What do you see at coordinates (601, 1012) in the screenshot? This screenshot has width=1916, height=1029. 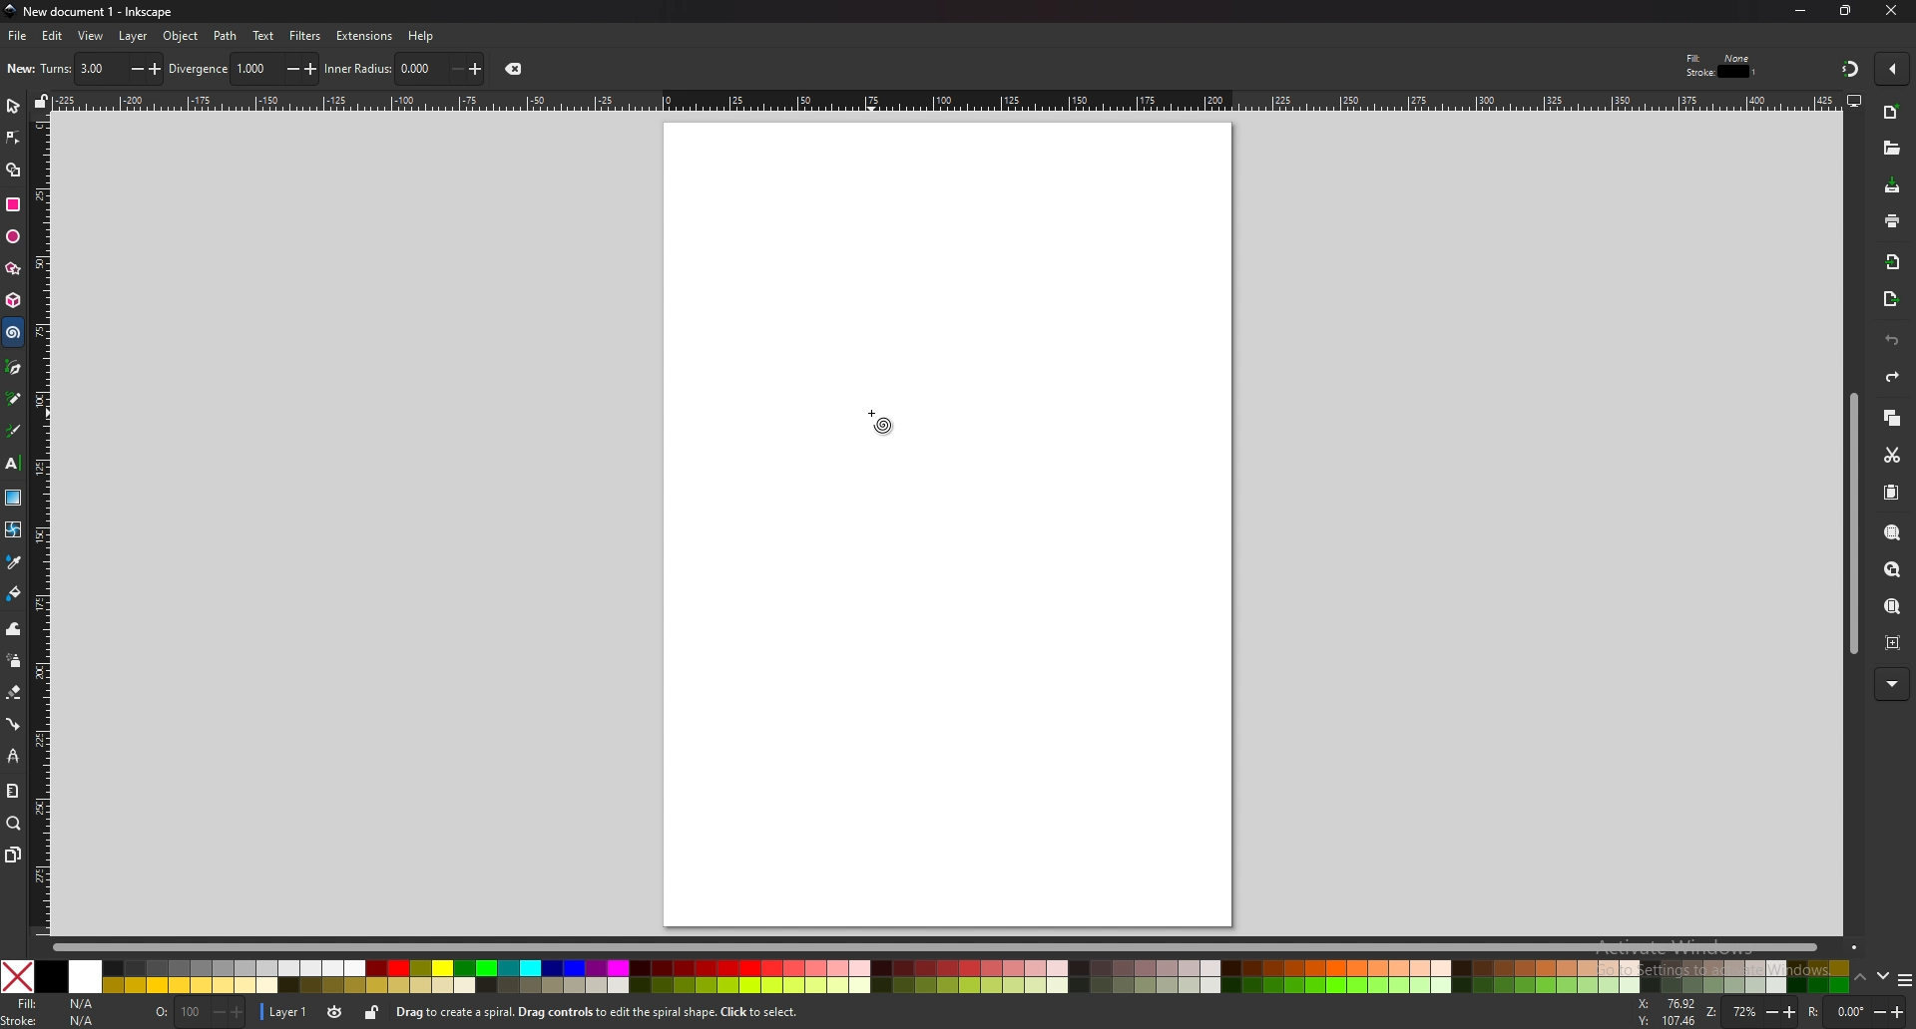 I see `Drag to create a spiral. Drag controls to edit the spiral shape. Click to select.` at bounding box center [601, 1012].